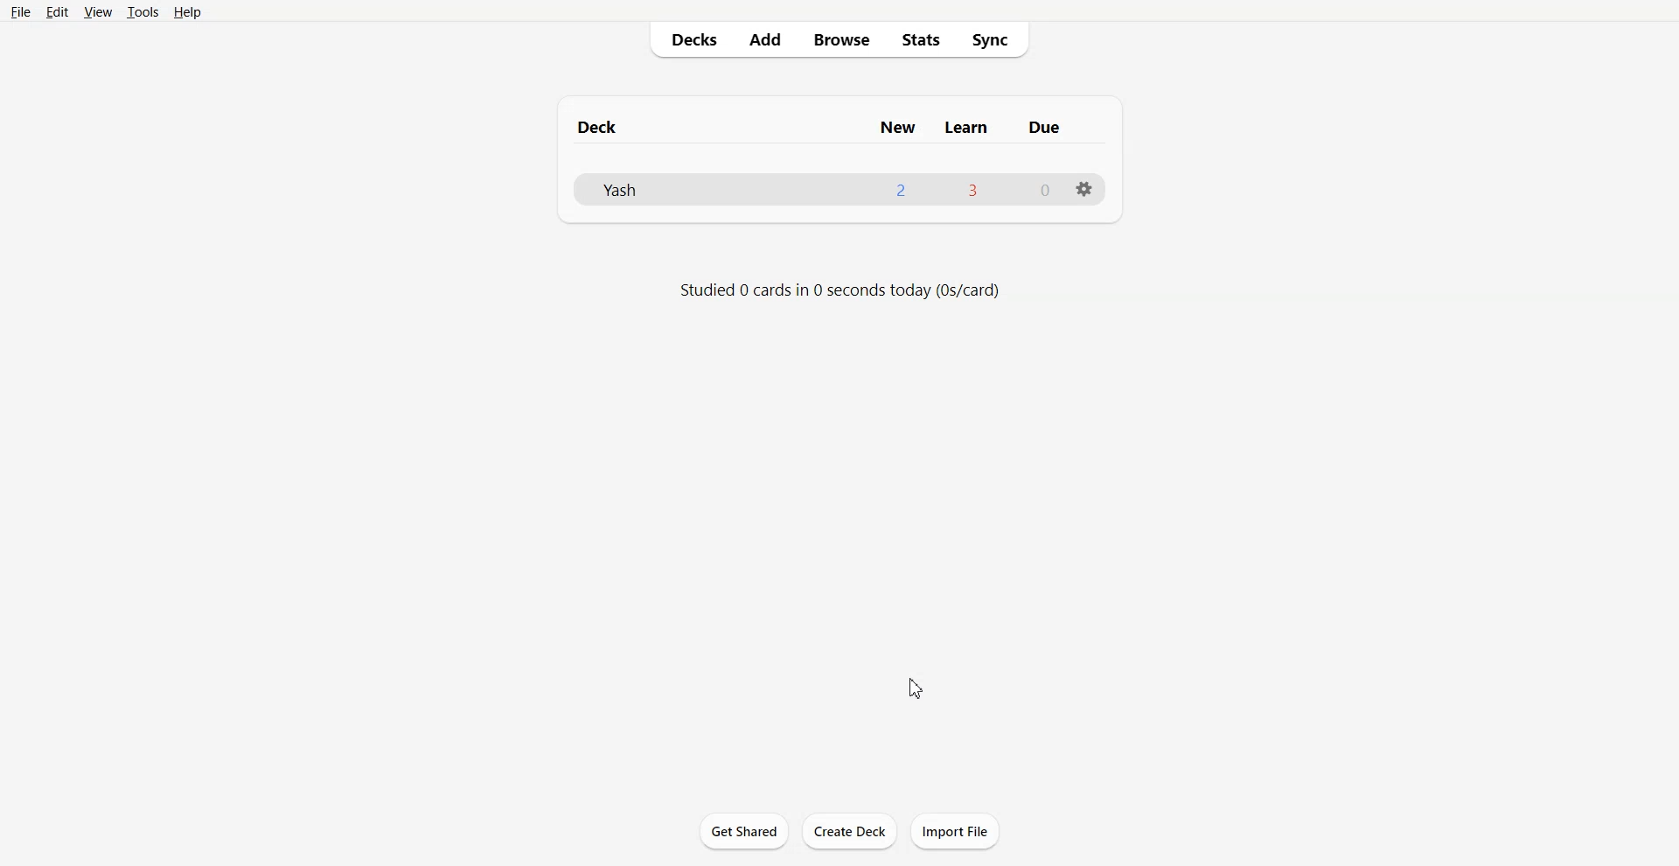 The image size is (1679, 866). What do you see at coordinates (617, 189) in the screenshot?
I see `Yash` at bounding box center [617, 189].